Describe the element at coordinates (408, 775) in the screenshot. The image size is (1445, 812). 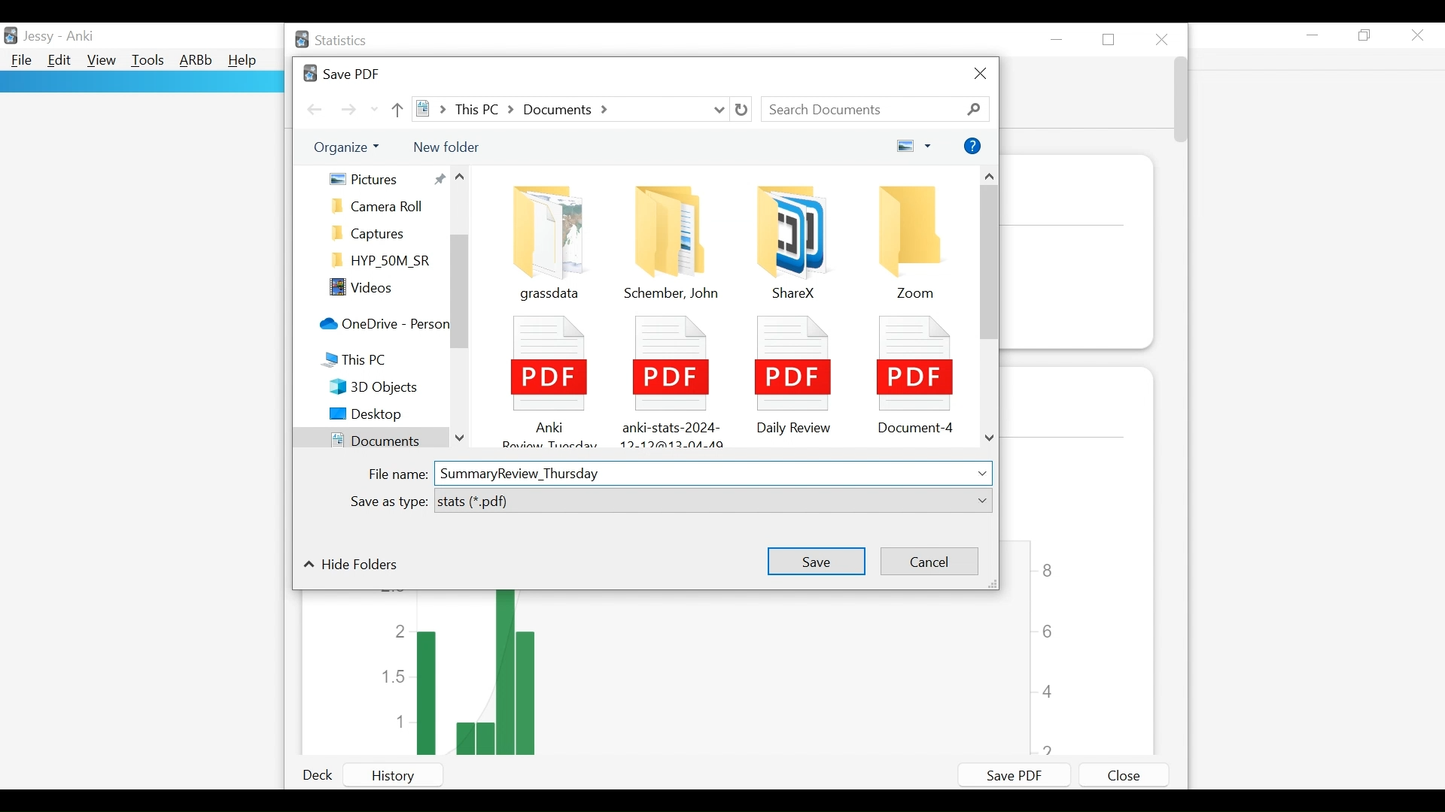
I see `History` at that location.